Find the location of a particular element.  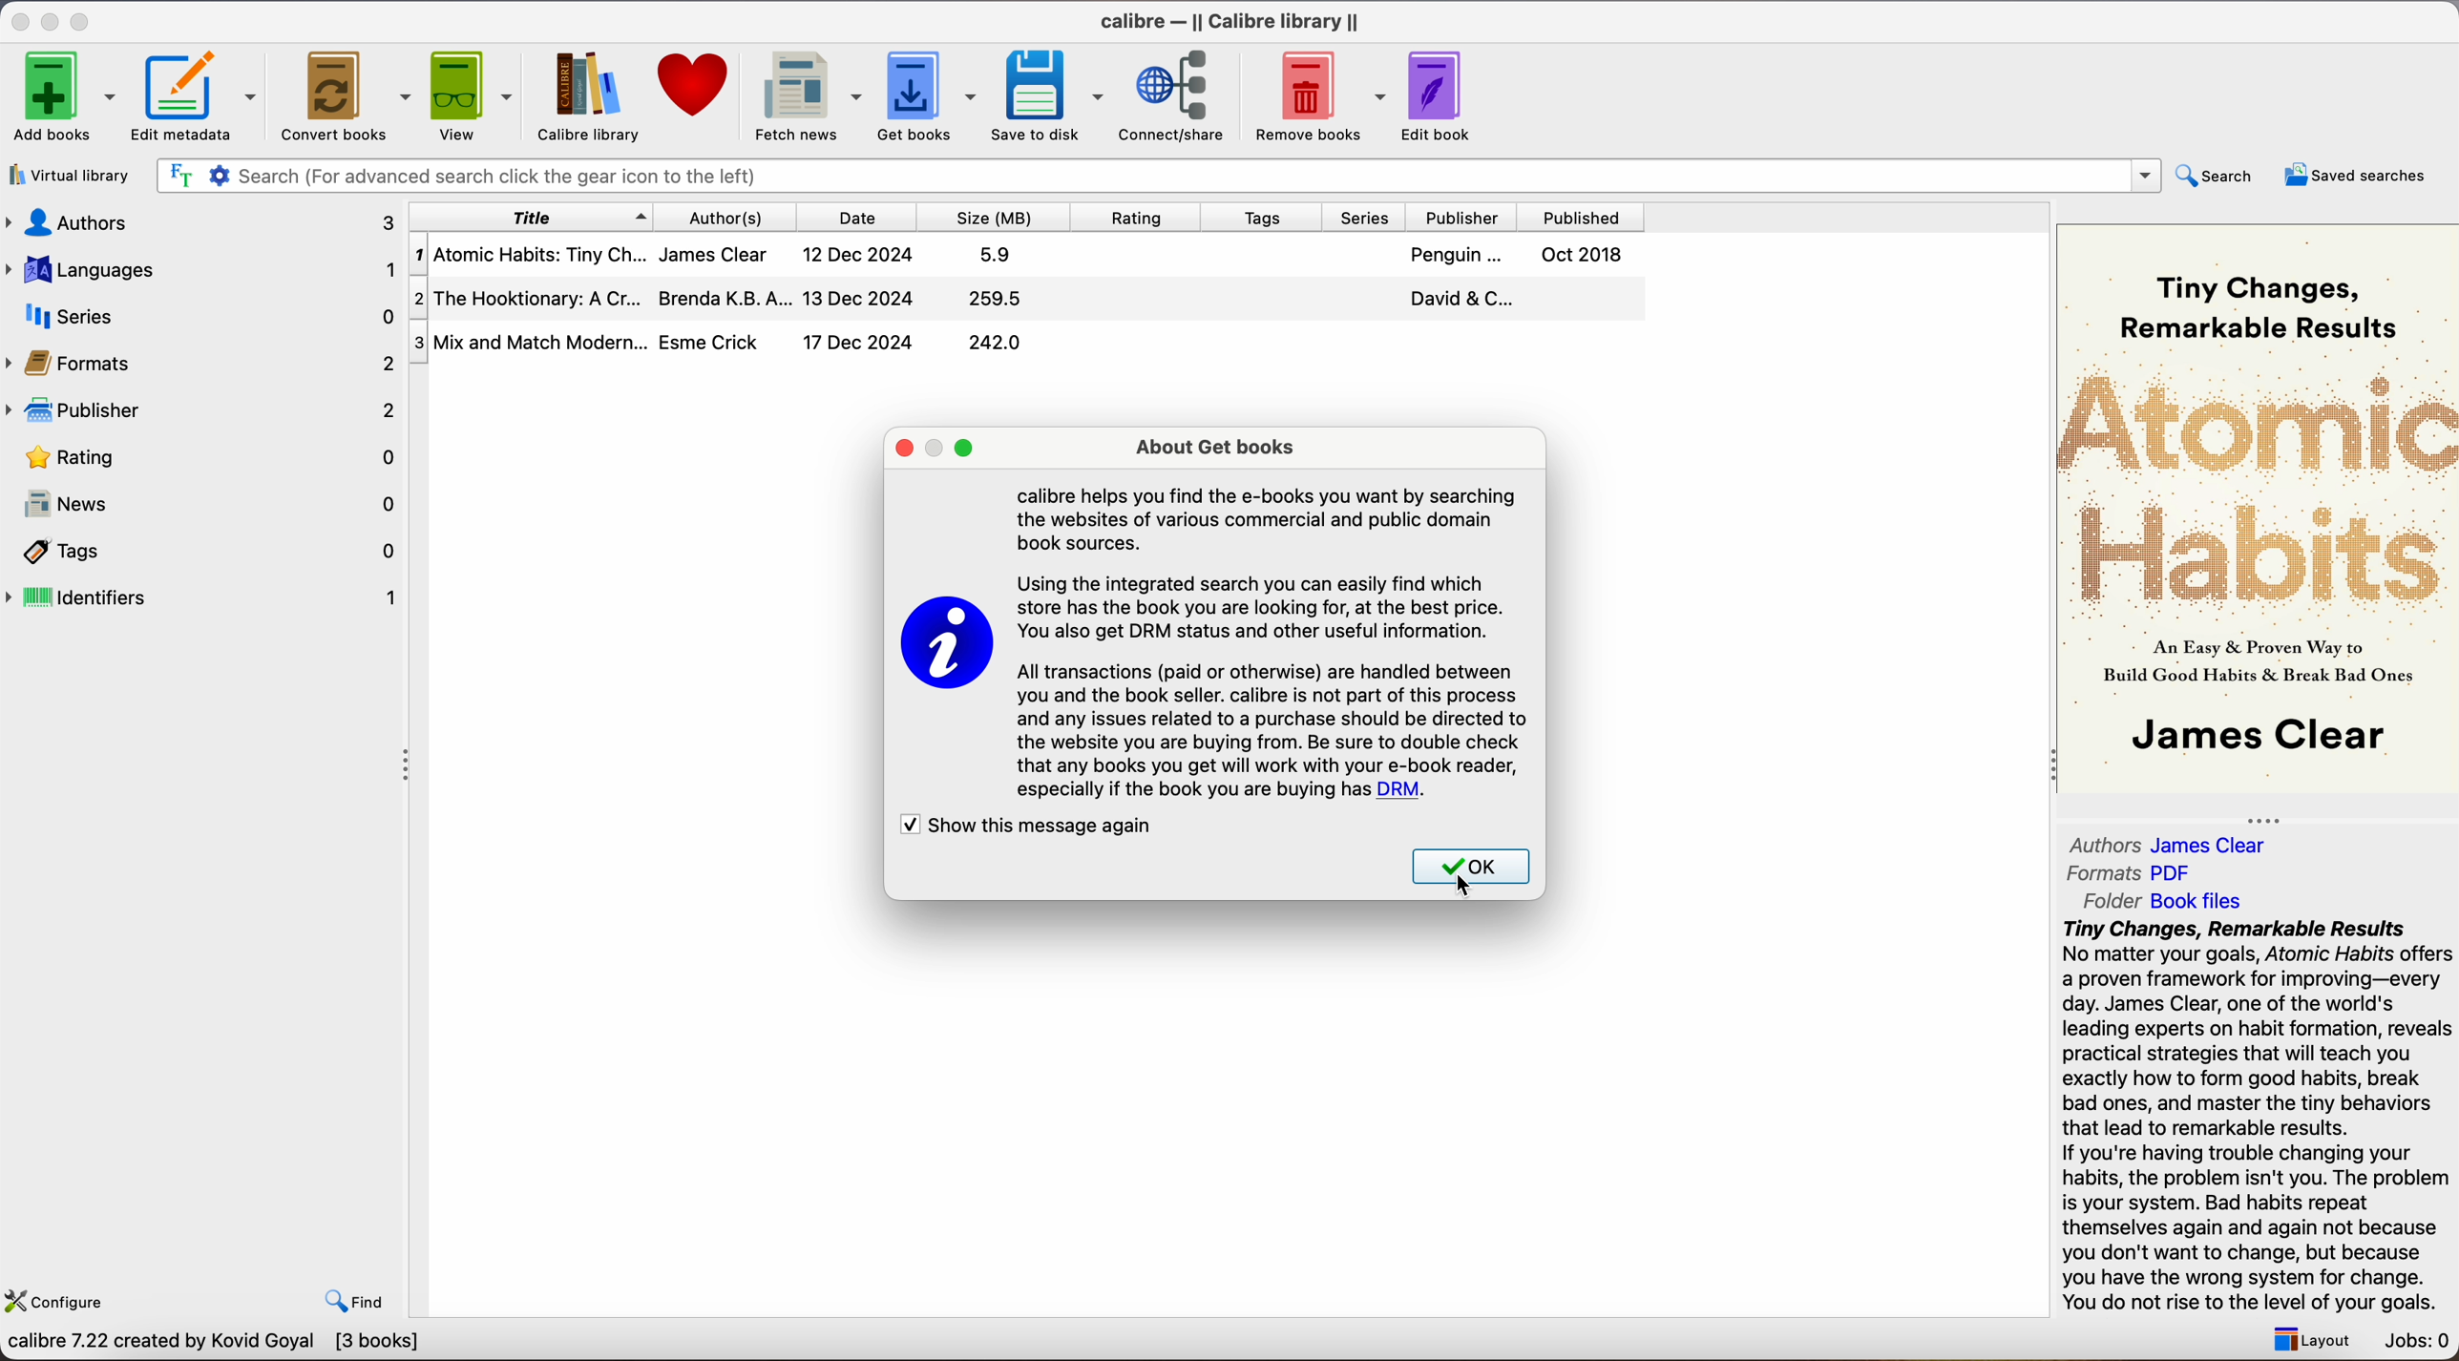

languages is located at coordinates (200, 268).